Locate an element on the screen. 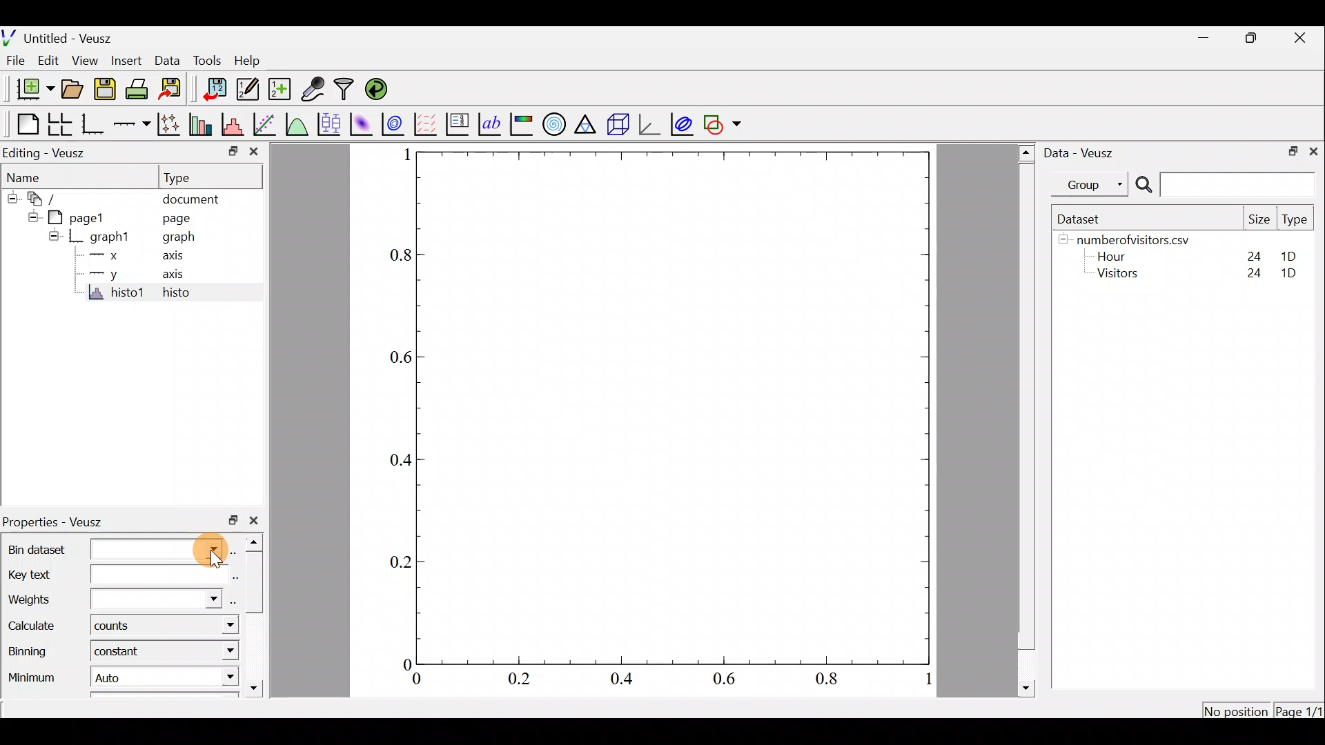 The height and width of the screenshot is (745, 1325). Dataset is located at coordinates (1088, 218).